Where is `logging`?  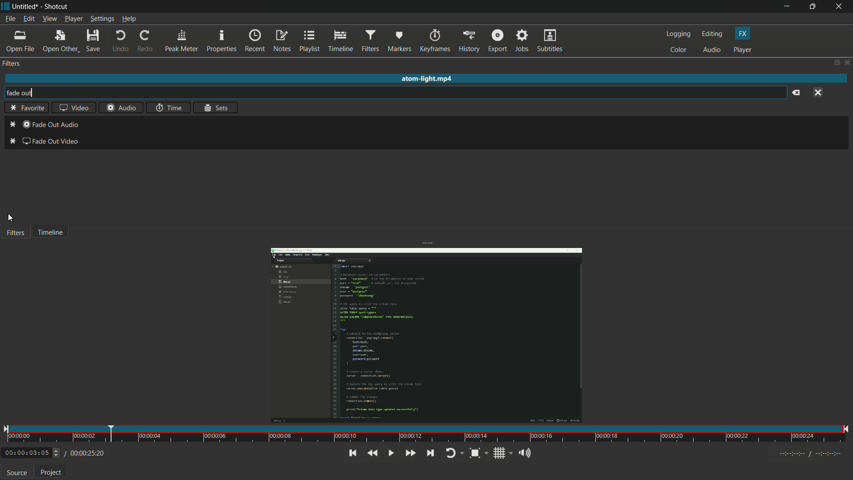 logging is located at coordinates (678, 34).